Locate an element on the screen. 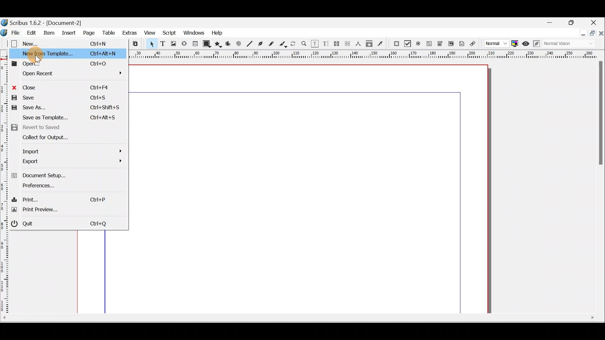 Image resolution: width=605 pixels, height=340 pixels. Scroll bar is located at coordinates (303, 318).